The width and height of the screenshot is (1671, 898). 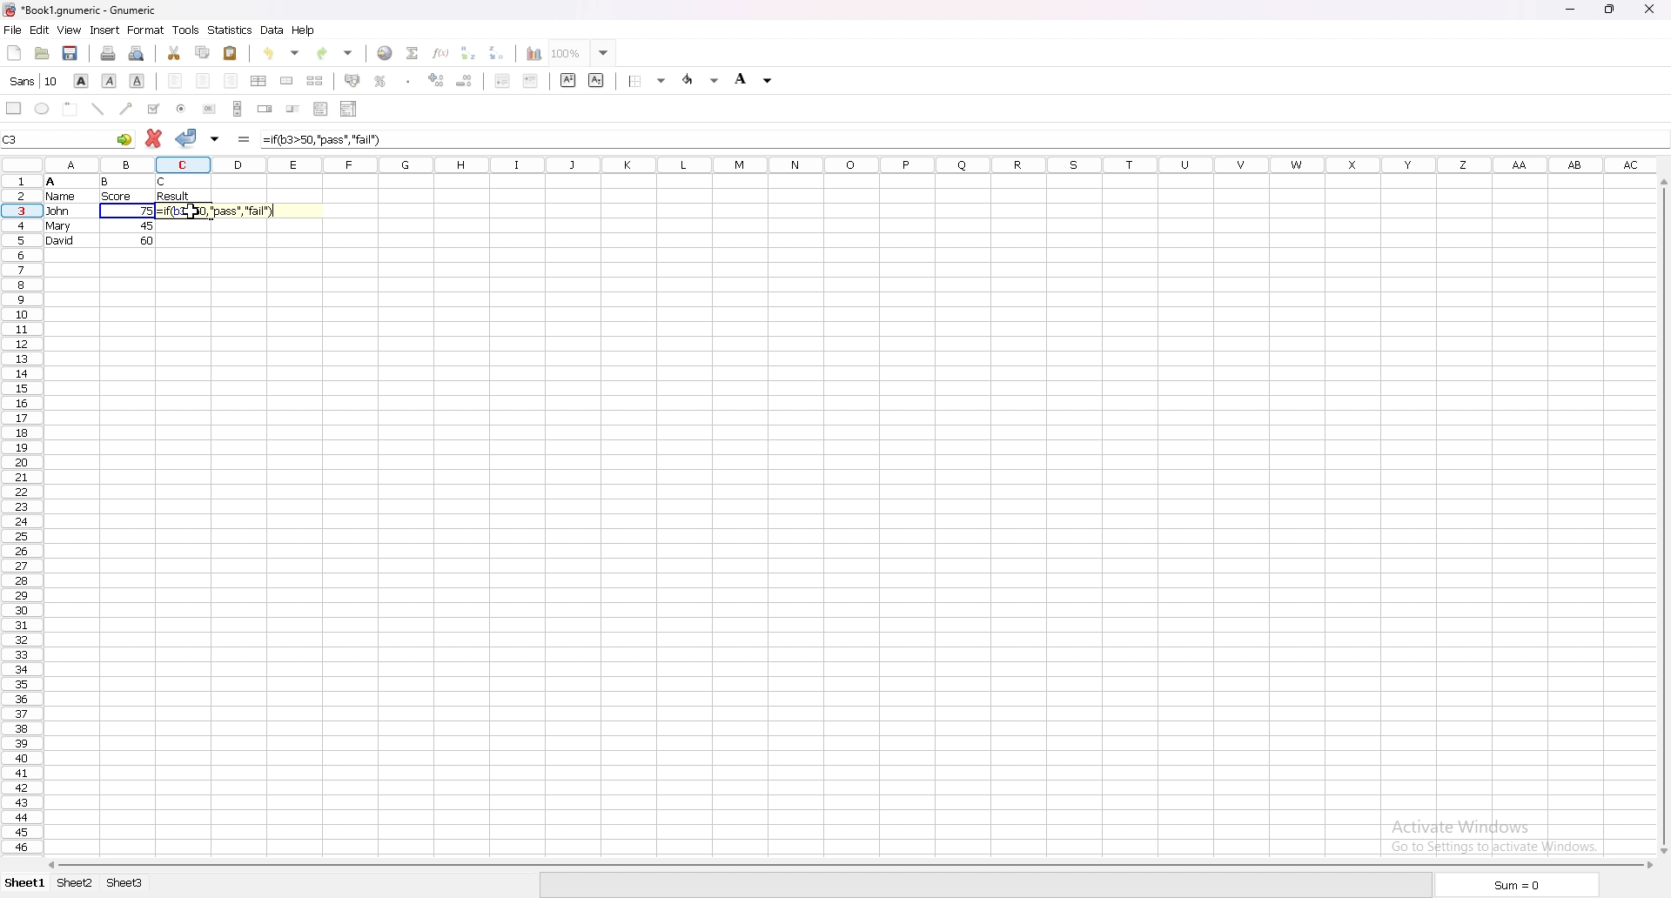 What do you see at coordinates (1614, 10) in the screenshot?
I see `resize` at bounding box center [1614, 10].